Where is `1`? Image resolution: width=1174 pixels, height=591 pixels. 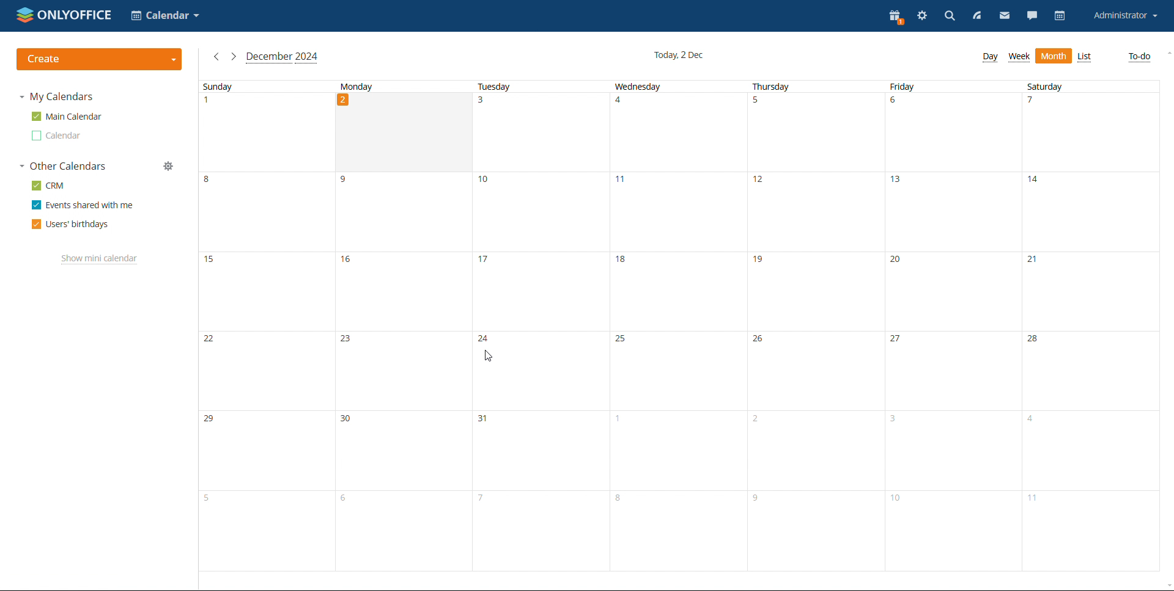 1 is located at coordinates (210, 104).